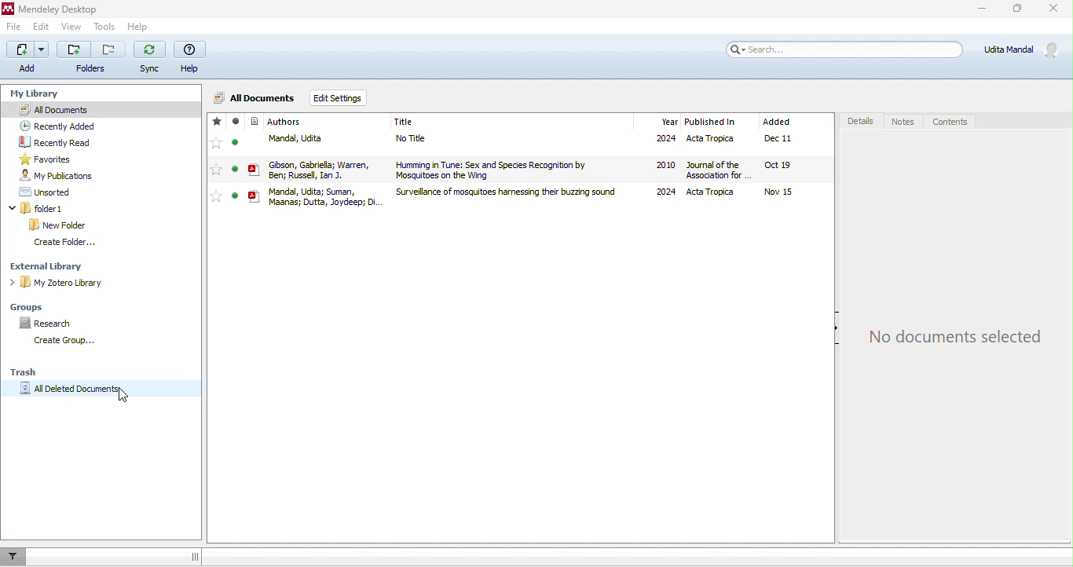  What do you see at coordinates (718, 119) in the screenshot?
I see `published in` at bounding box center [718, 119].